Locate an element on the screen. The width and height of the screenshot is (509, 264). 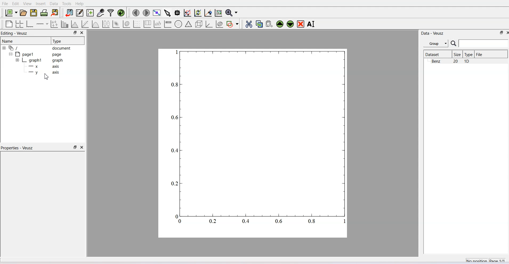
Arrange graph in grid is located at coordinates (19, 24).